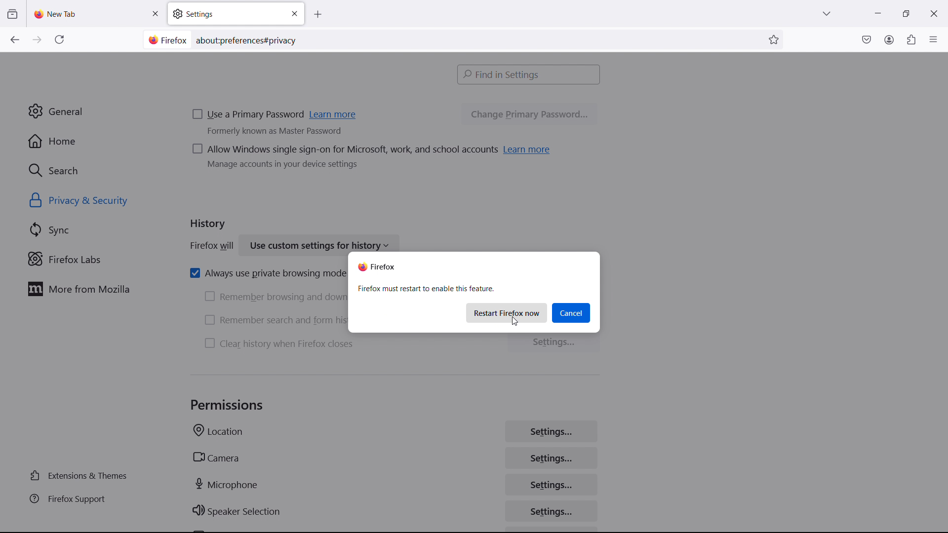  What do you see at coordinates (571, 313) in the screenshot?
I see `cancel` at bounding box center [571, 313].